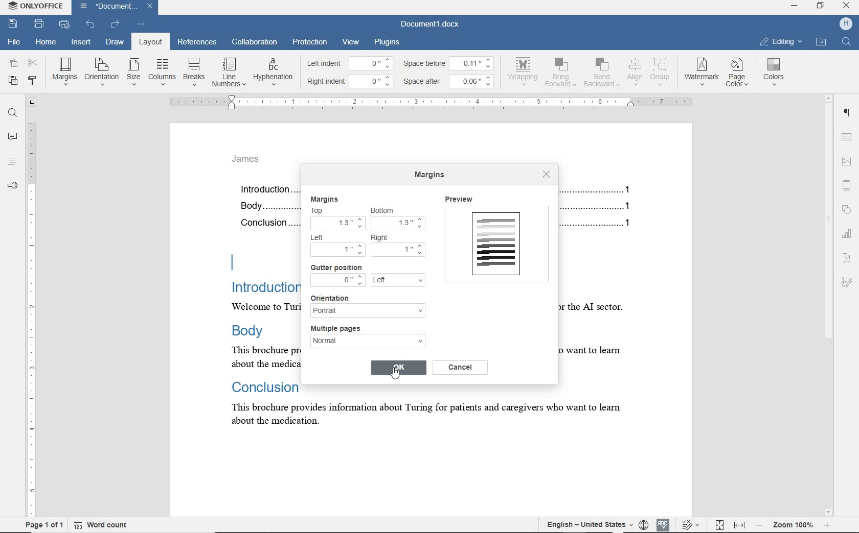  Describe the element at coordinates (12, 137) in the screenshot. I see `comments` at that location.